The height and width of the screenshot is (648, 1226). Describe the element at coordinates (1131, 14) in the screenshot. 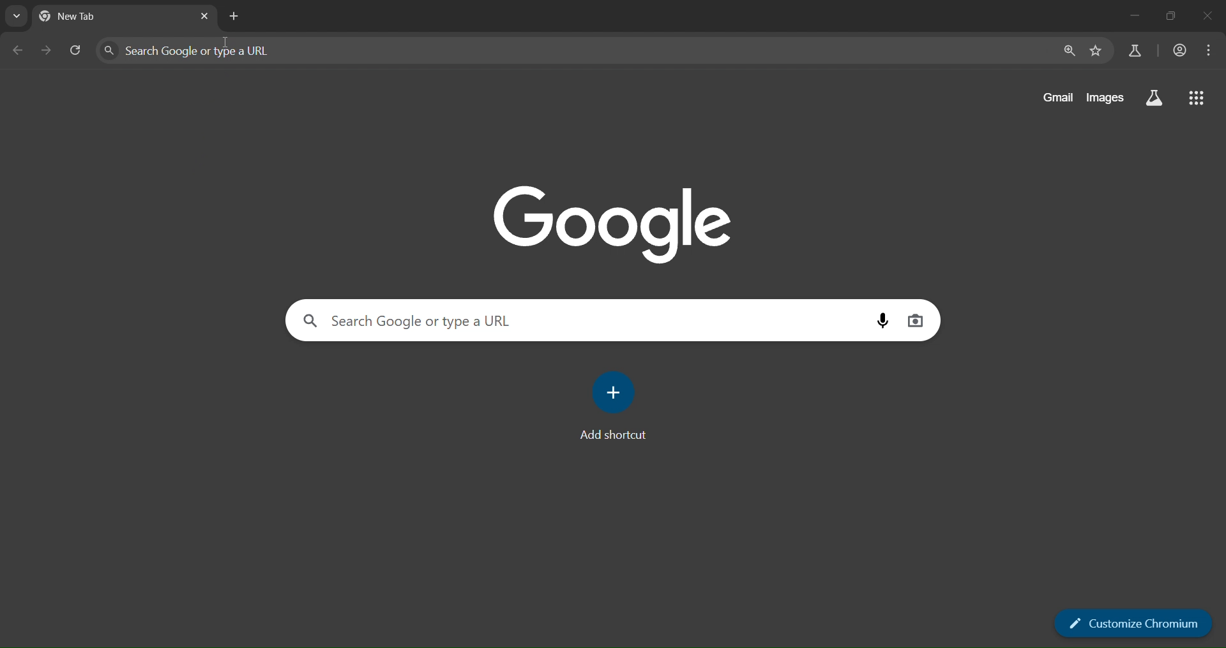

I see `minimize` at that location.